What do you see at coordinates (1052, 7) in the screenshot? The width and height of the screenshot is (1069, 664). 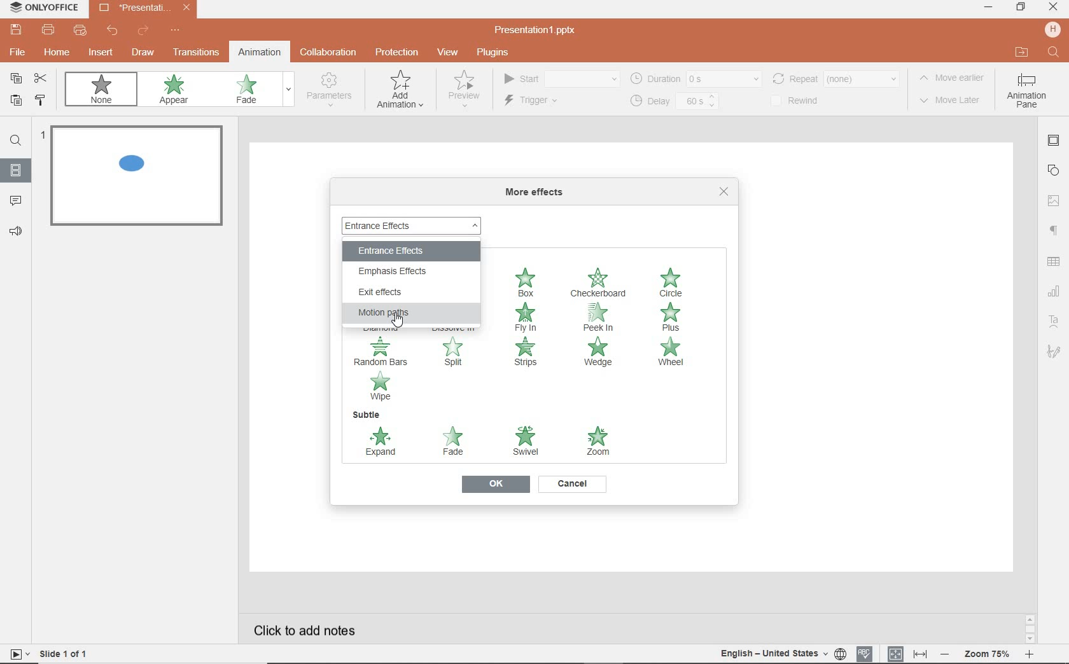 I see `CLOSE` at bounding box center [1052, 7].